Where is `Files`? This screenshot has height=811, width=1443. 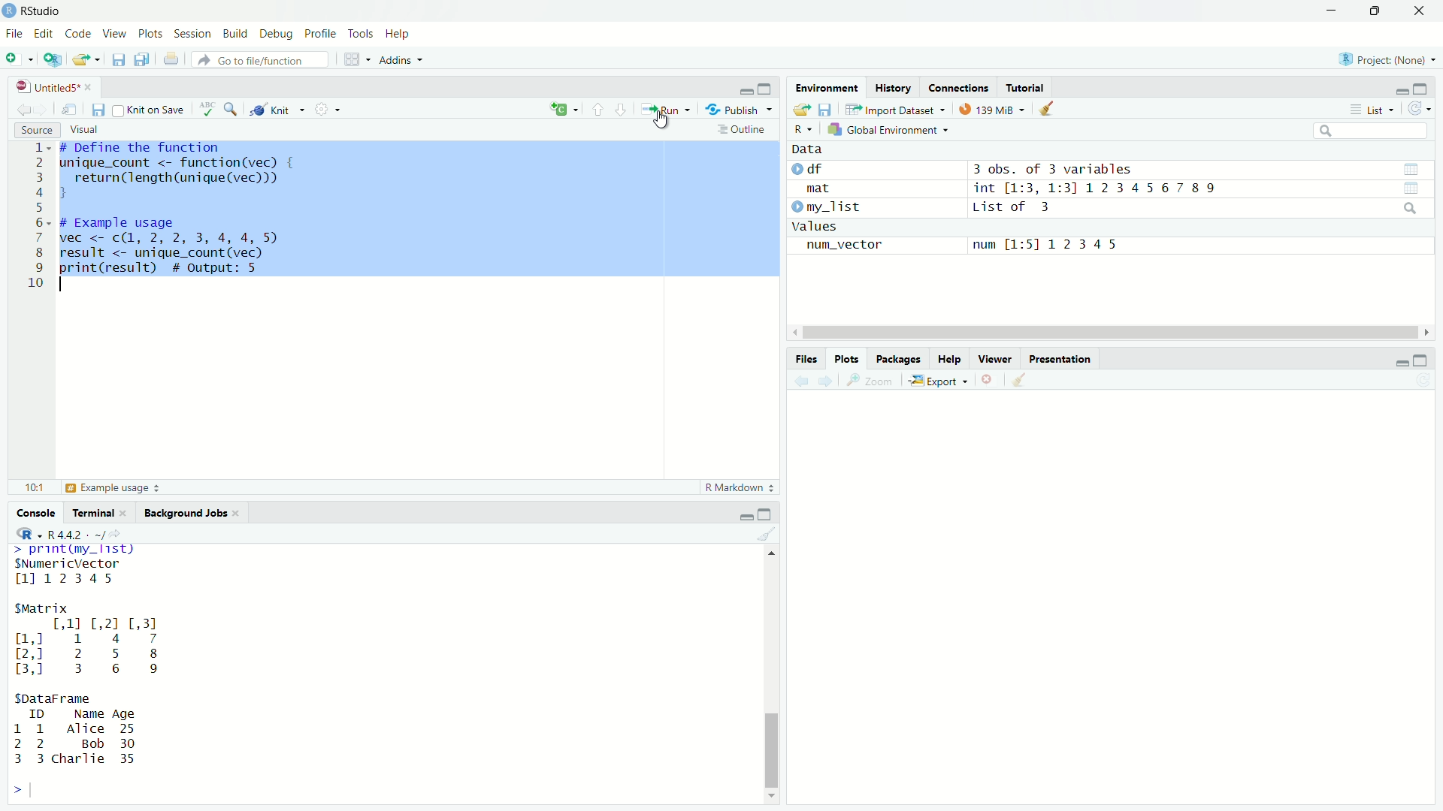 Files is located at coordinates (806, 360).